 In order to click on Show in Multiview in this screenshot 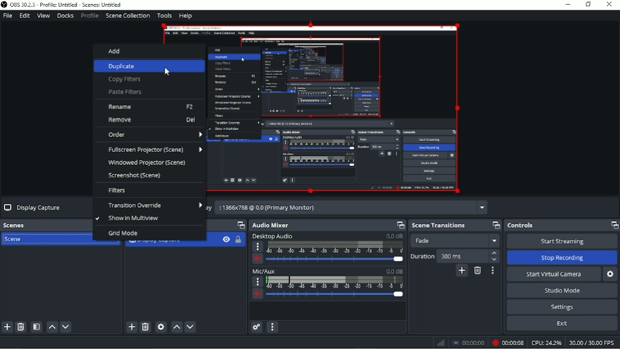, I will do `click(127, 218)`.